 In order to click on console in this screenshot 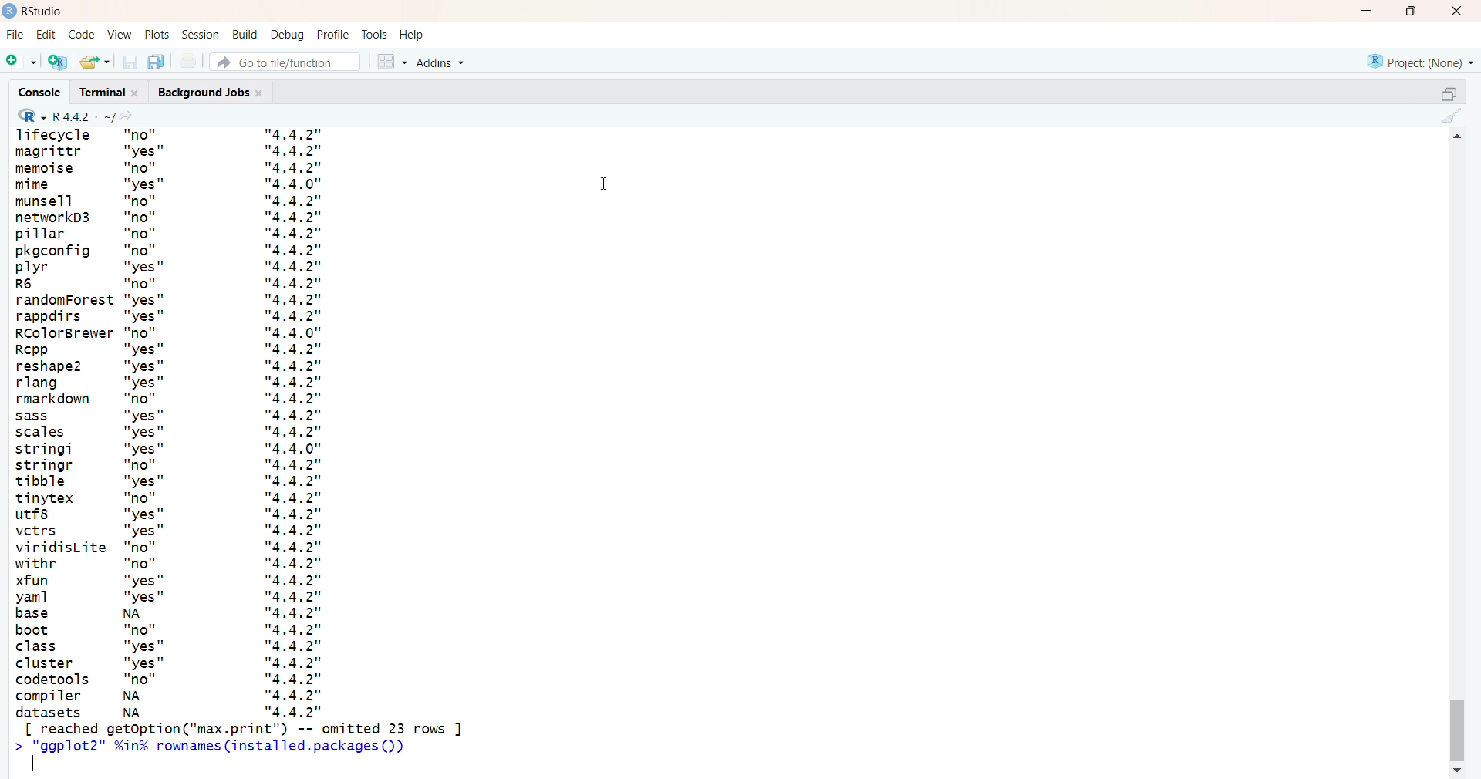, I will do `click(38, 94)`.